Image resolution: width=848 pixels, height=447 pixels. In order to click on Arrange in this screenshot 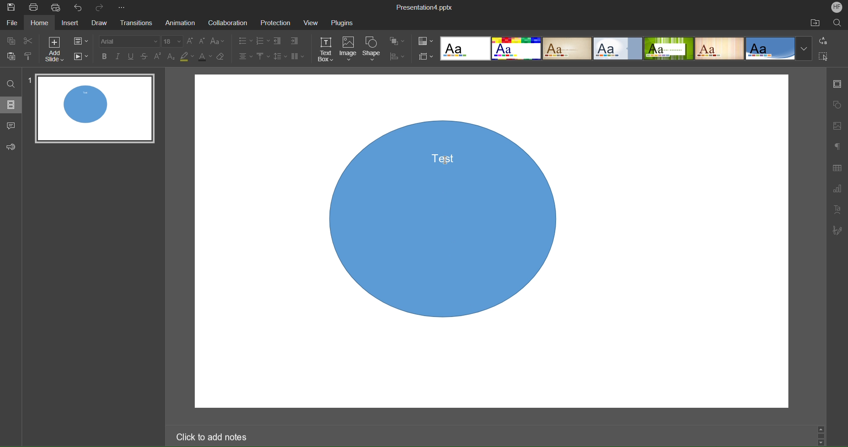, I will do `click(397, 40)`.